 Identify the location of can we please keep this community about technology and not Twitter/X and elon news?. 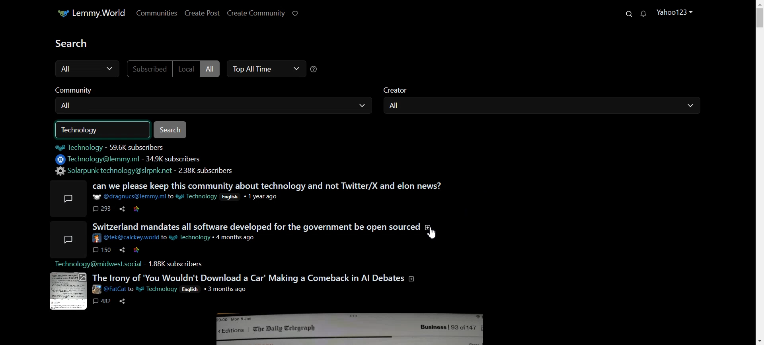
(268, 186).